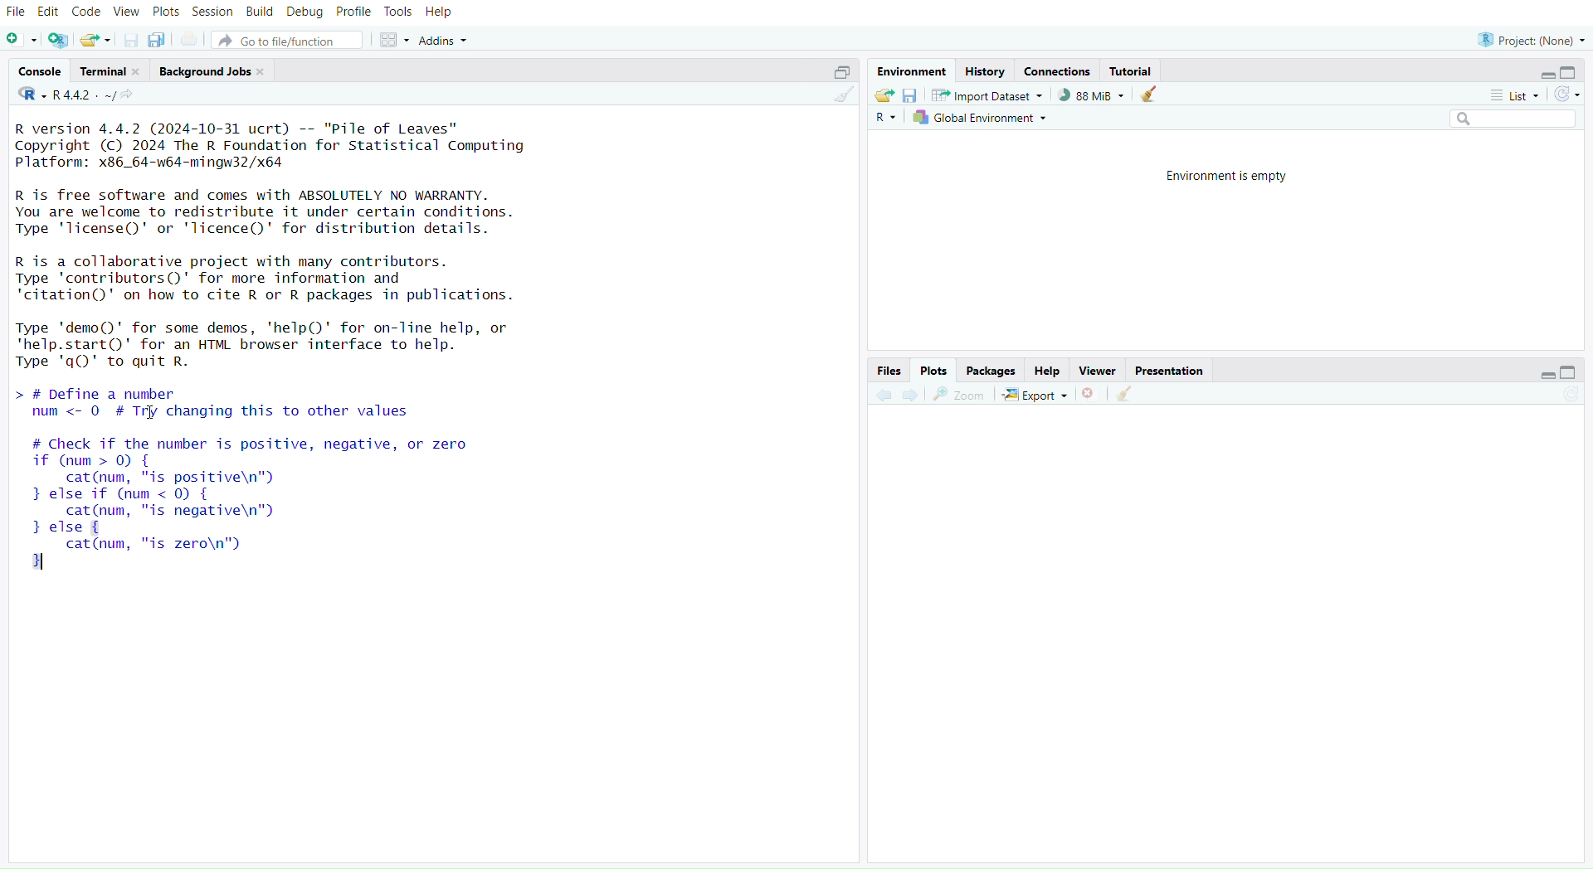  I want to click on collapse, so click(1572, 73).